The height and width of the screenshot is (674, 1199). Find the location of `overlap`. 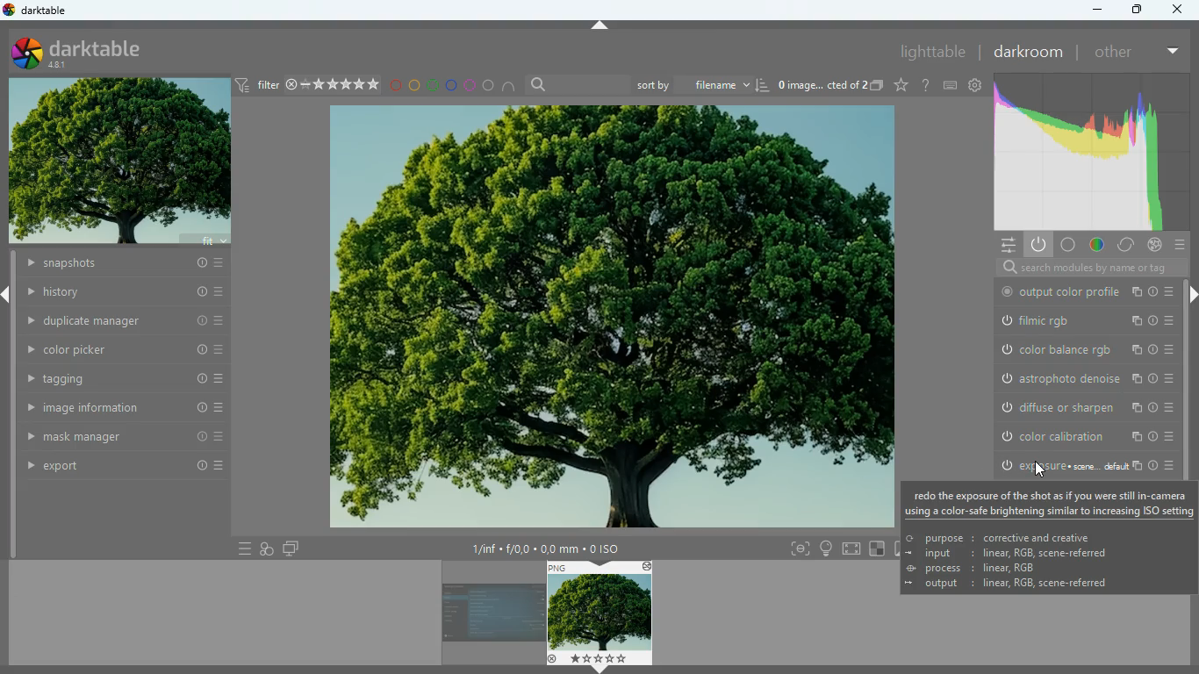

overlap is located at coordinates (268, 548).